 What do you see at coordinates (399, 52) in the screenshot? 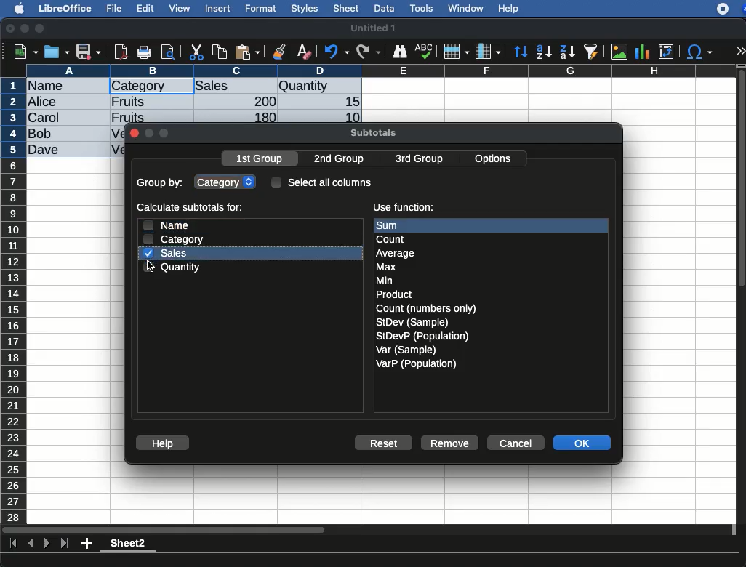
I see `finder` at bounding box center [399, 52].